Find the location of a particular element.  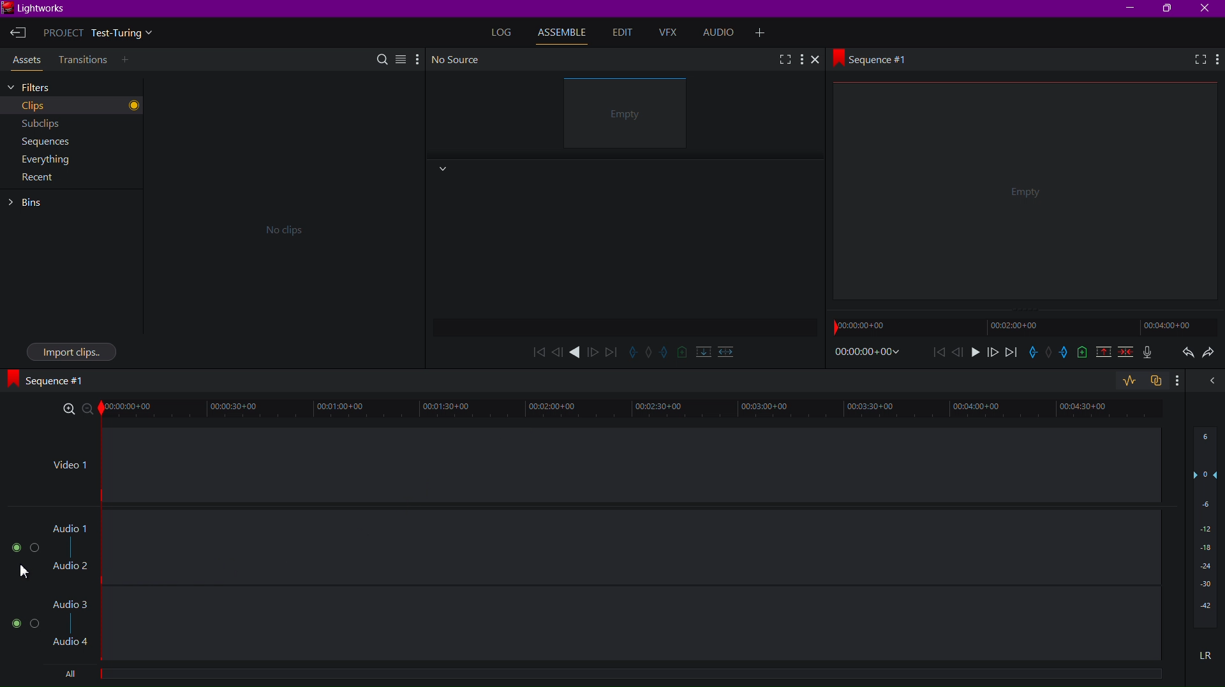

slip edit is located at coordinates (665, 353).